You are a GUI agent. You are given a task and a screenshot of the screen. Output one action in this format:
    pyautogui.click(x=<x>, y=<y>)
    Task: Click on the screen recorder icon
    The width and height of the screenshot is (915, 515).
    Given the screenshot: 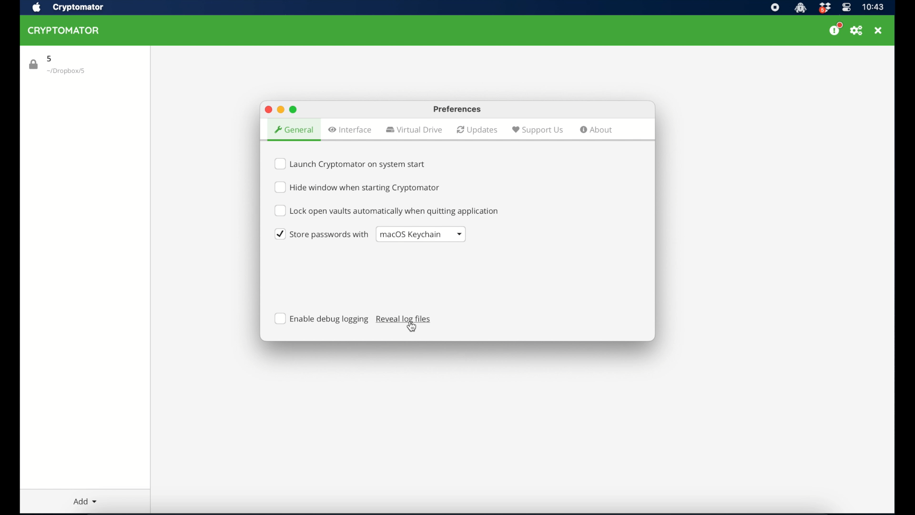 What is the action you would take?
    pyautogui.click(x=774, y=8)
    